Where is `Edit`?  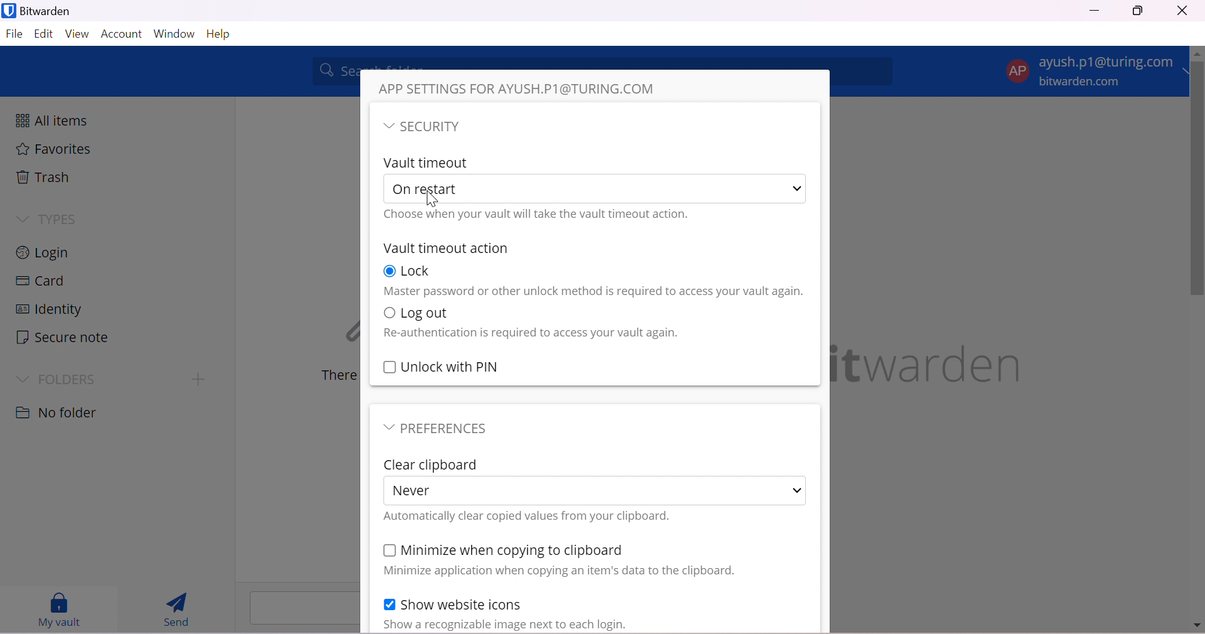 Edit is located at coordinates (43, 35).